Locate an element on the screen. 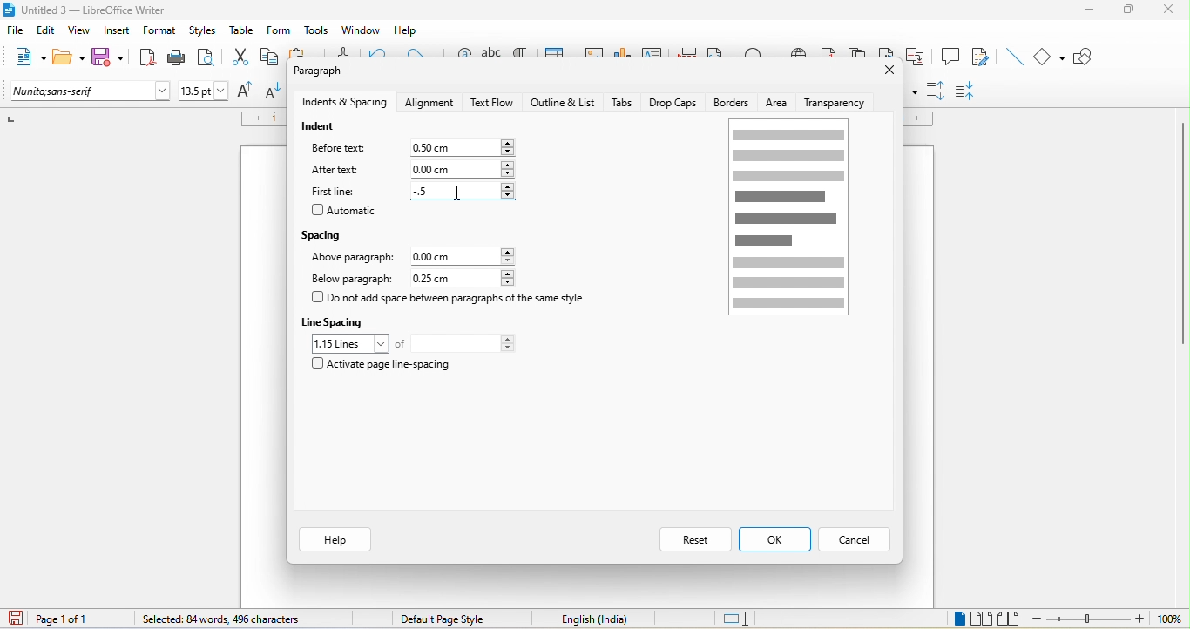 Image resolution: width=1190 pixels, height=629 pixels. book view is located at coordinates (1012, 619).